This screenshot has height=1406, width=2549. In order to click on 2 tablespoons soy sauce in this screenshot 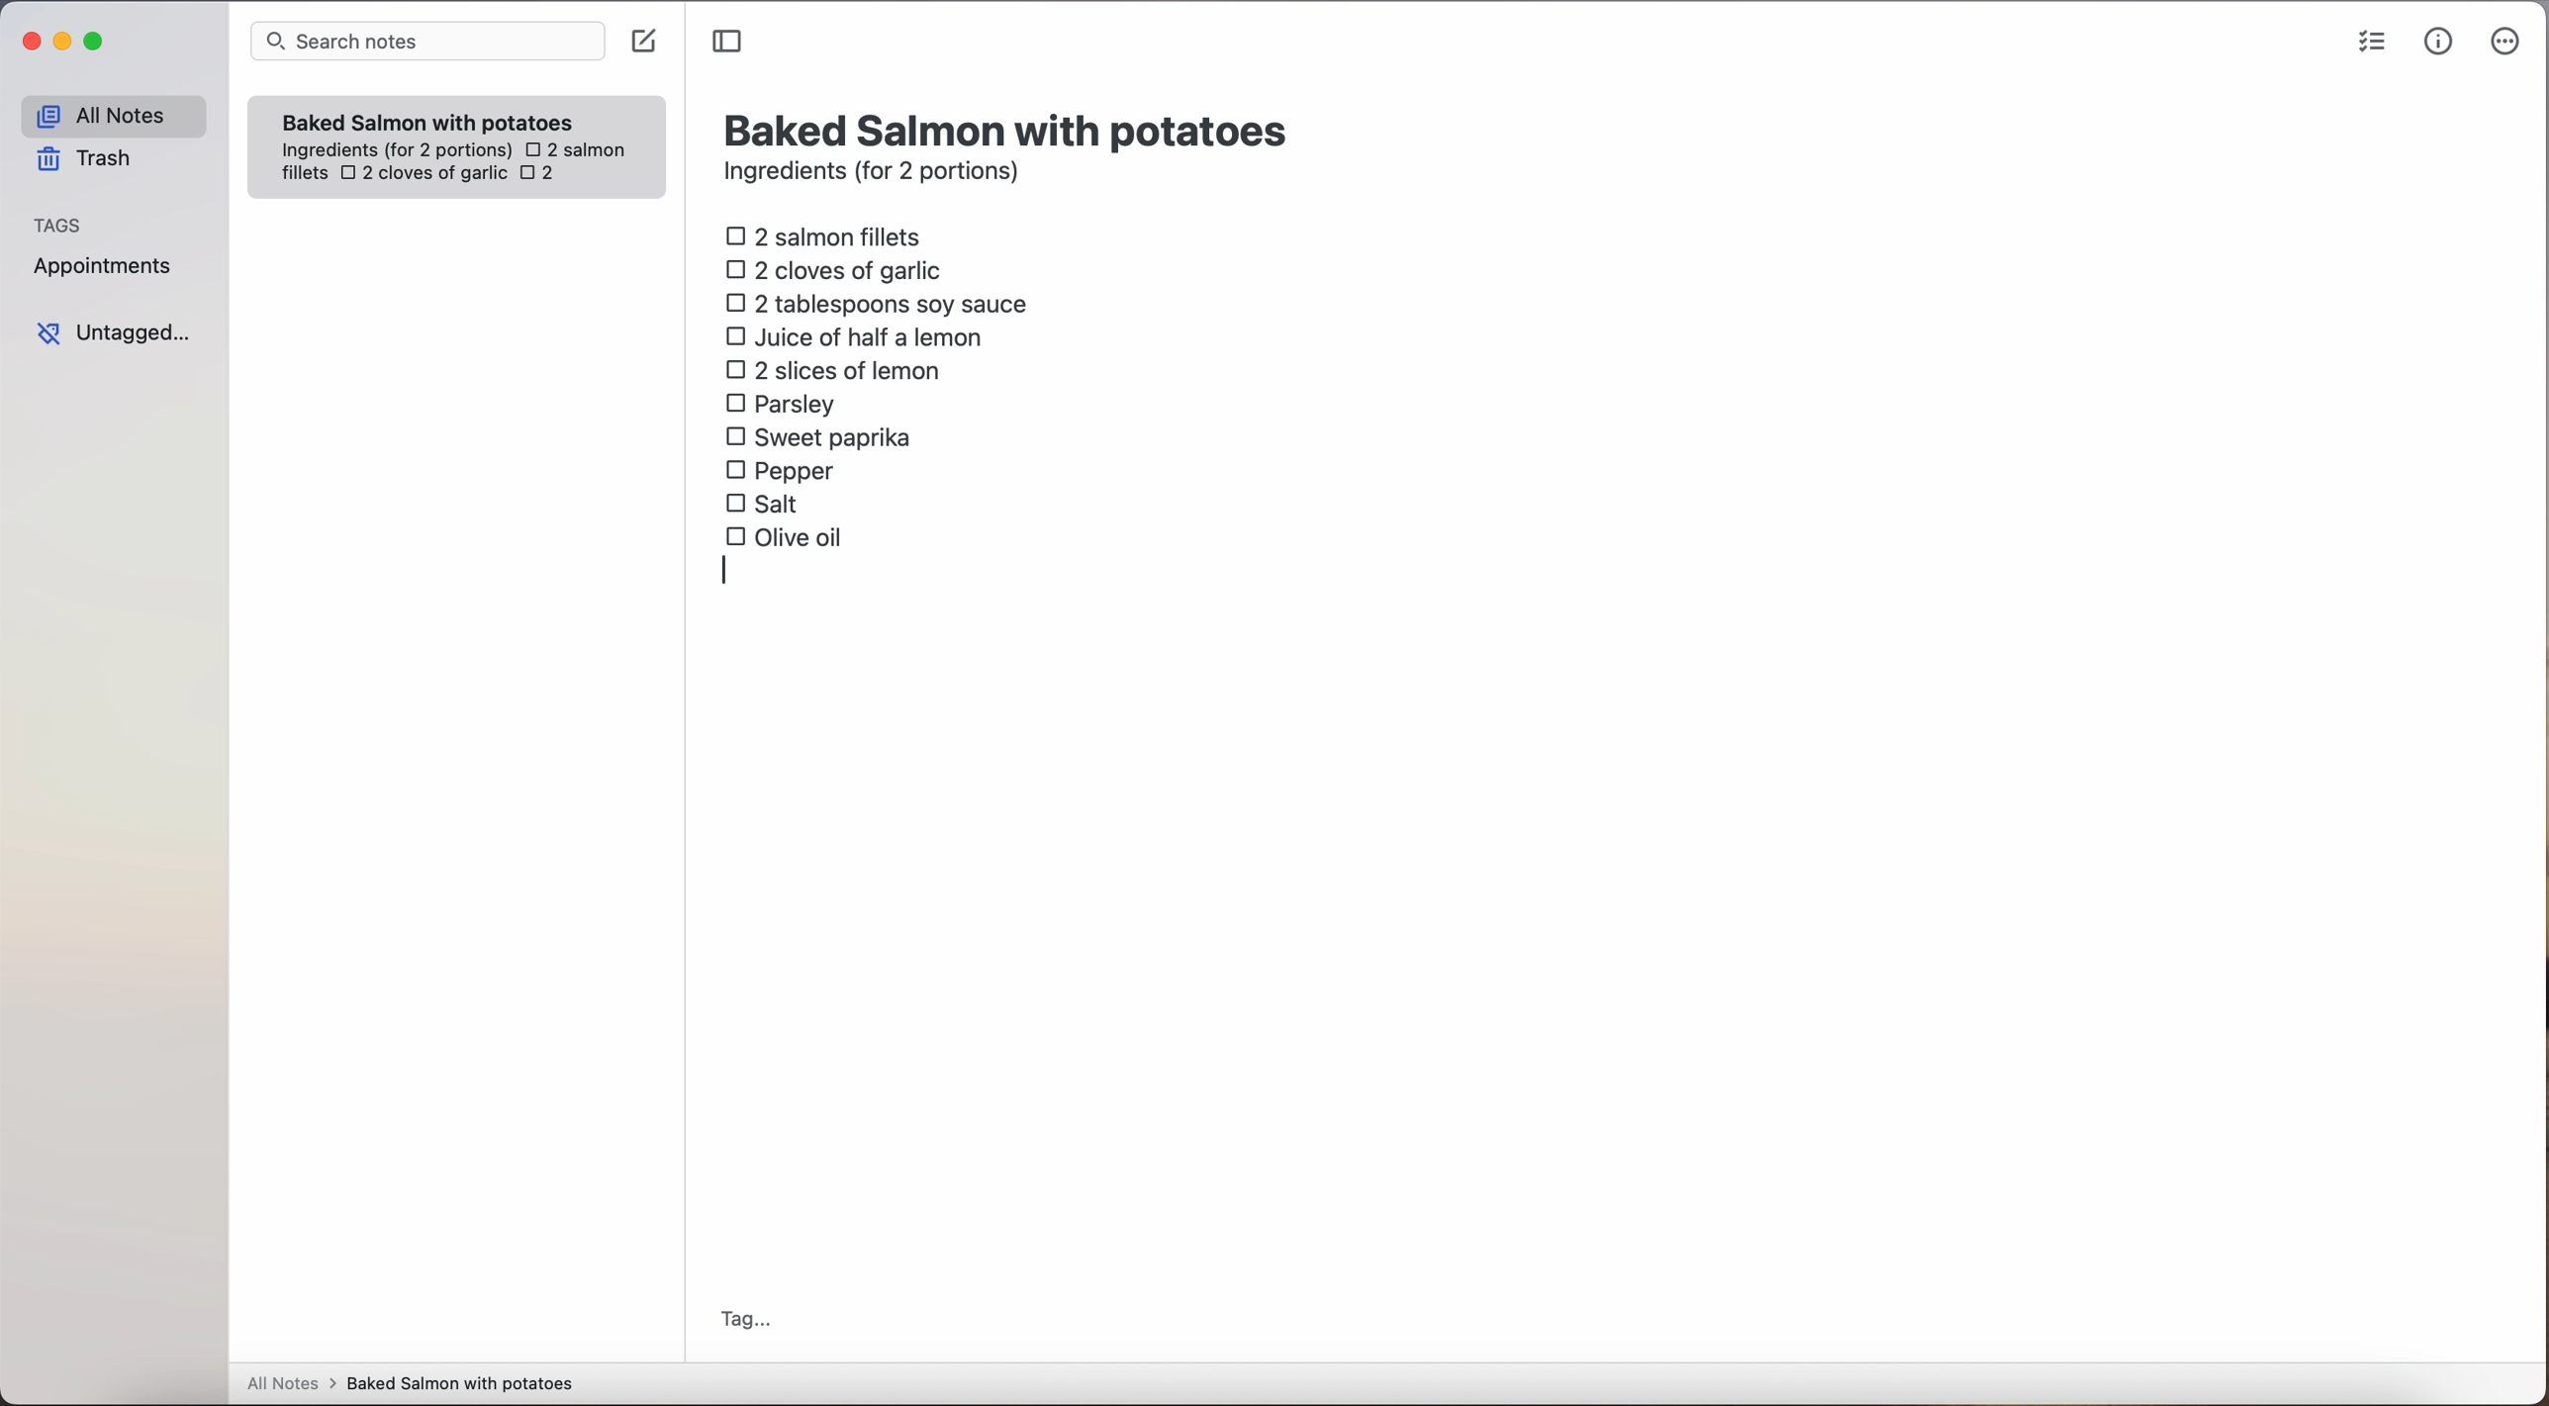, I will do `click(876, 303)`.